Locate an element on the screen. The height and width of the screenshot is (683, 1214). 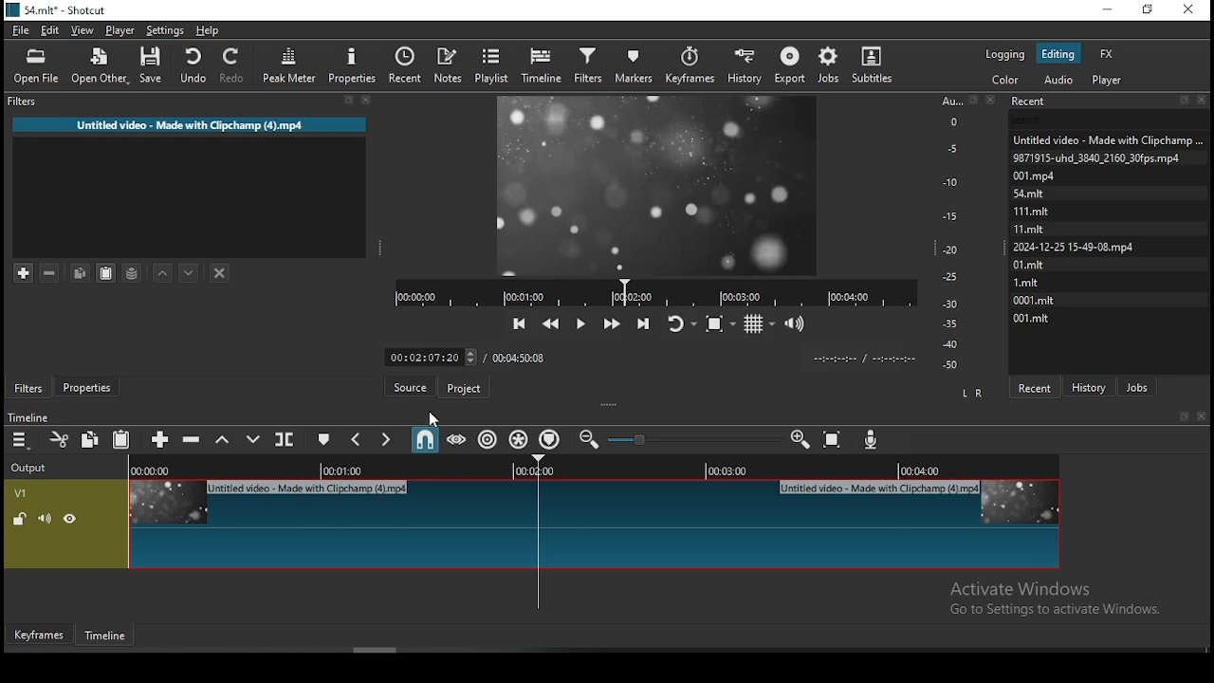
overwrite is located at coordinates (256, 440).